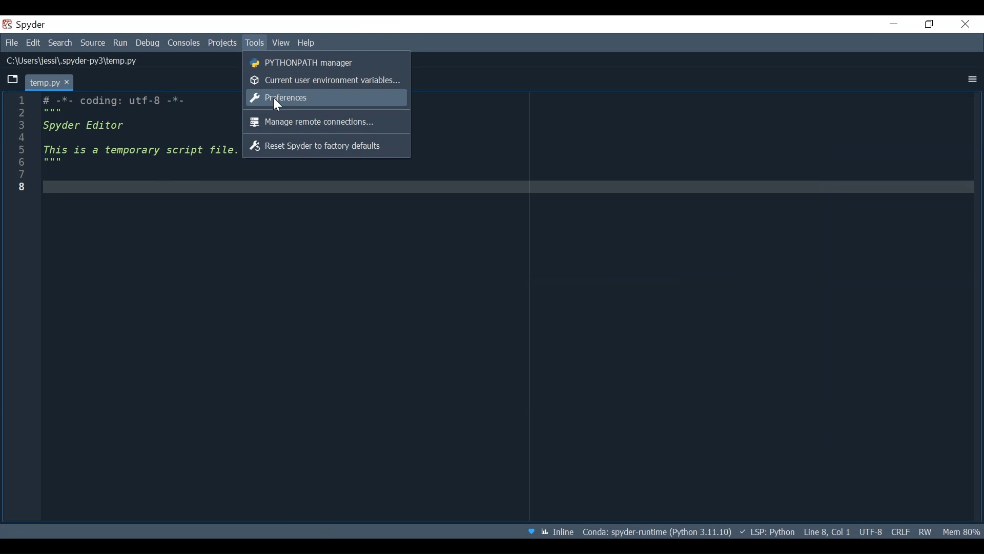  I want to click on Spyder Desktop Icon, so click(24, 25).